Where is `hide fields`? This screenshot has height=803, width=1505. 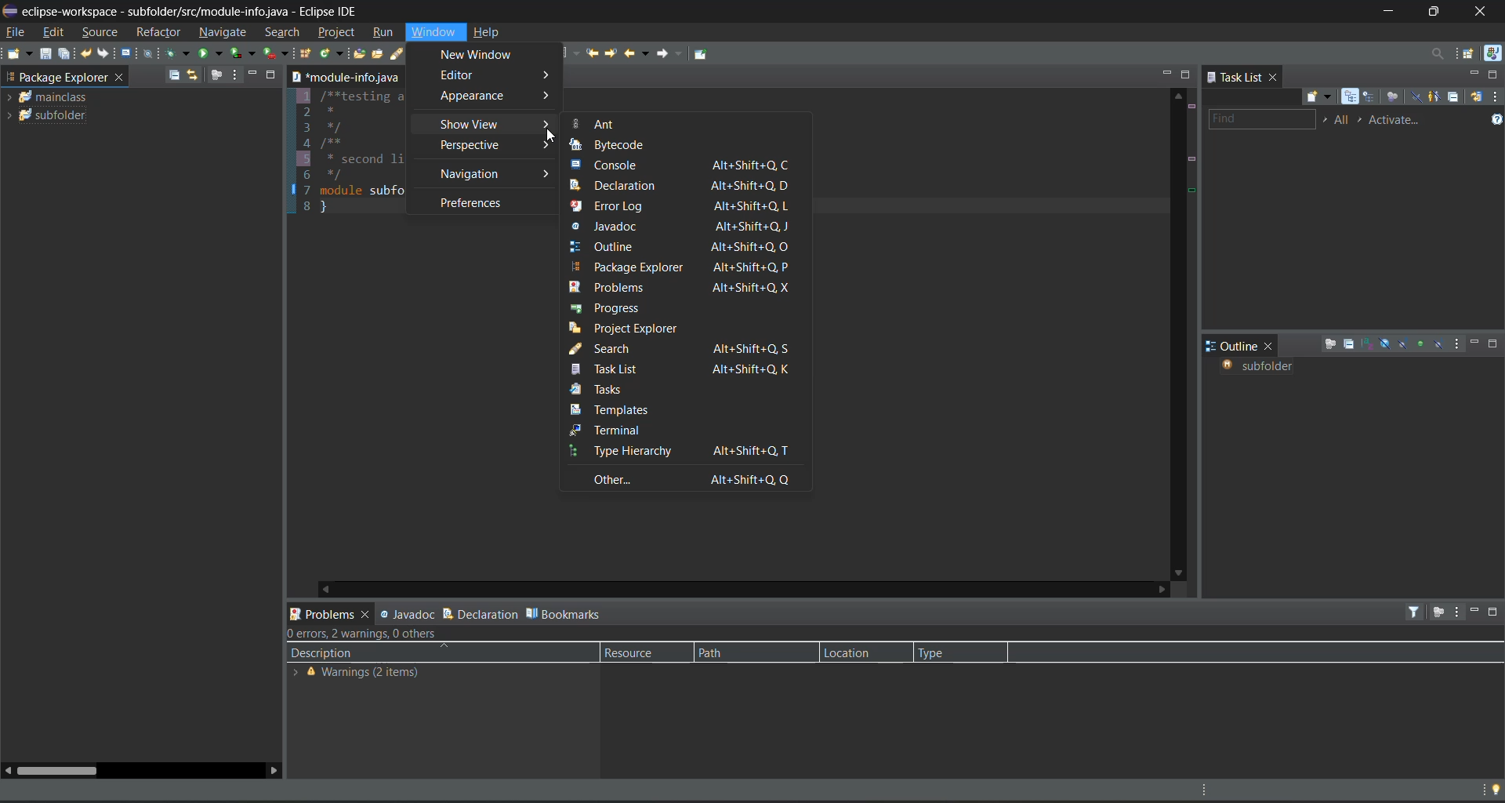 hide fields is located at coordinates (1387, 345).